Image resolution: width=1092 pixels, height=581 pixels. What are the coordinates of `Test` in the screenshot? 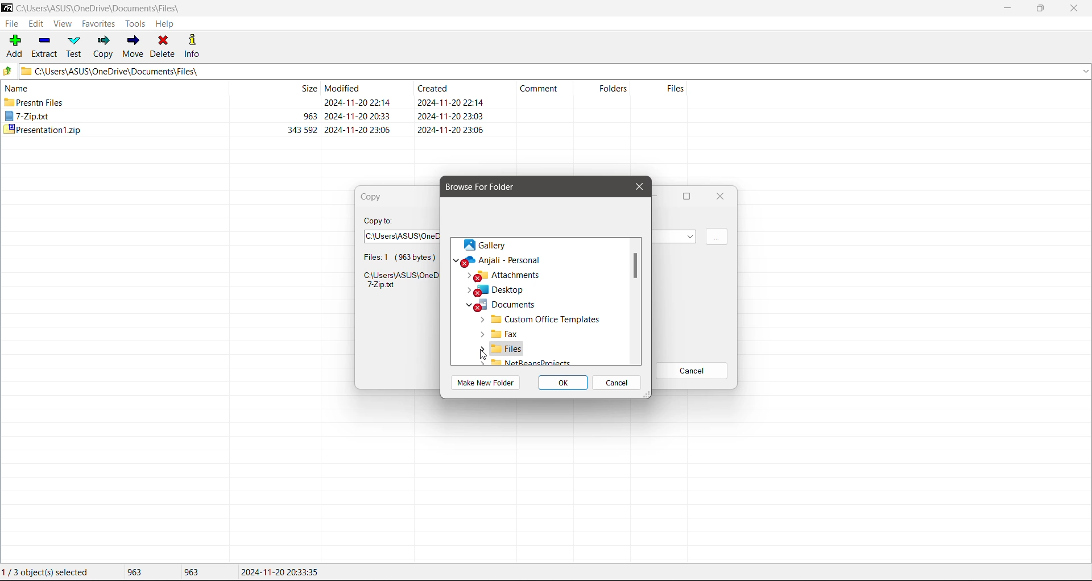 It's located at (75, 47).